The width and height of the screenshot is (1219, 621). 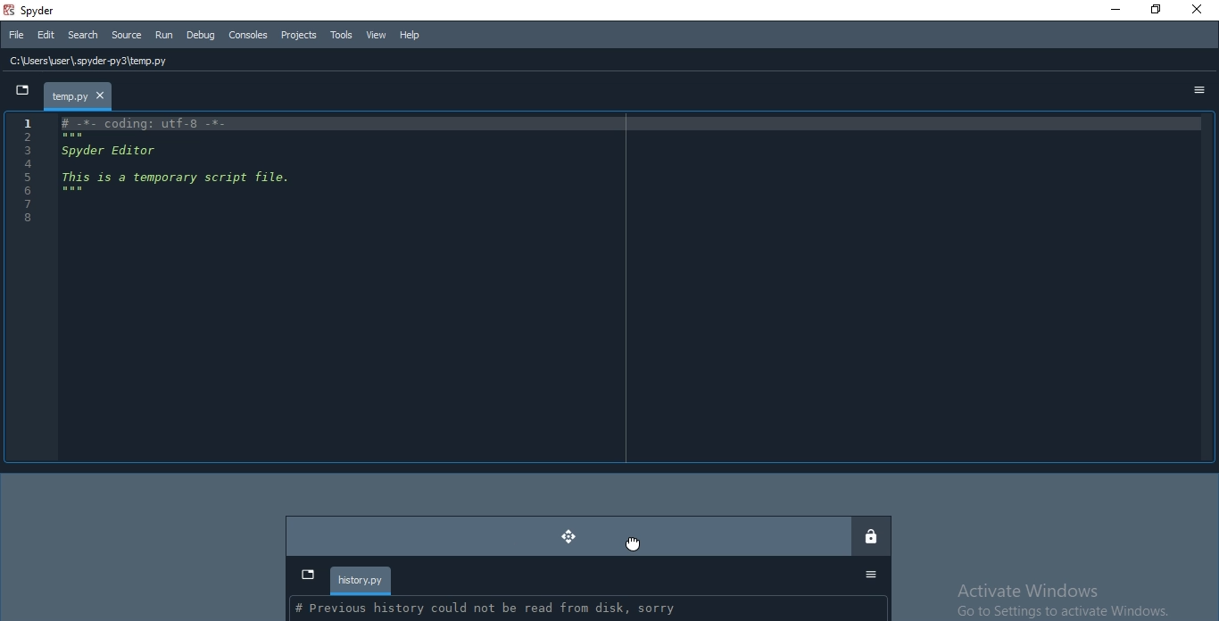 I want to click on Restore, so click(x=1155, y=11).